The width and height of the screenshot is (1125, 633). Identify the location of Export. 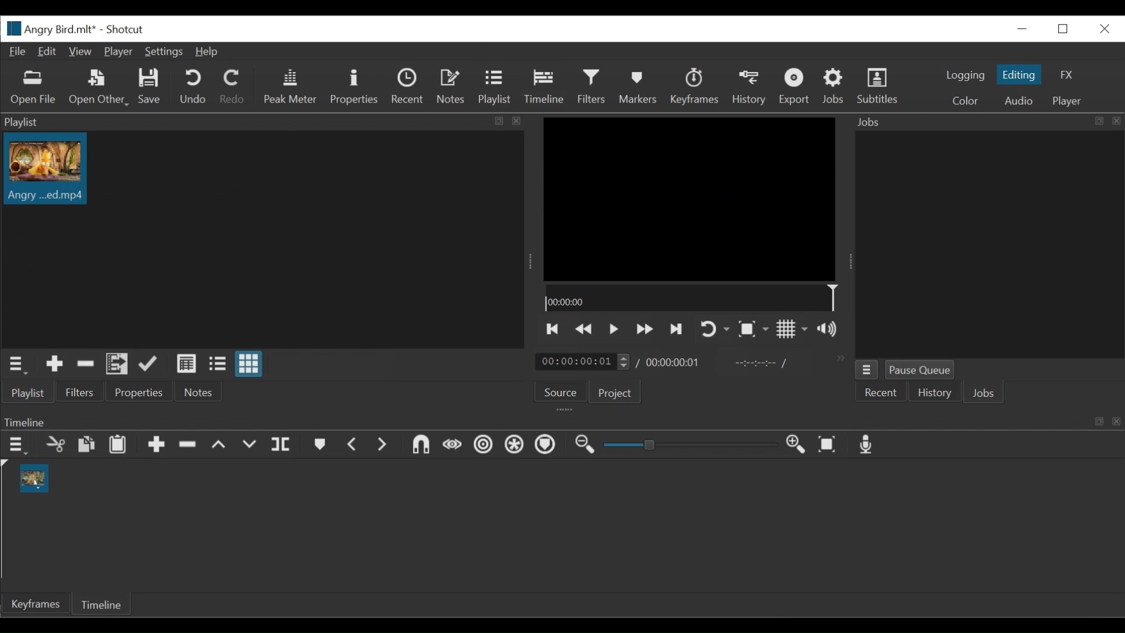
(794, 88).